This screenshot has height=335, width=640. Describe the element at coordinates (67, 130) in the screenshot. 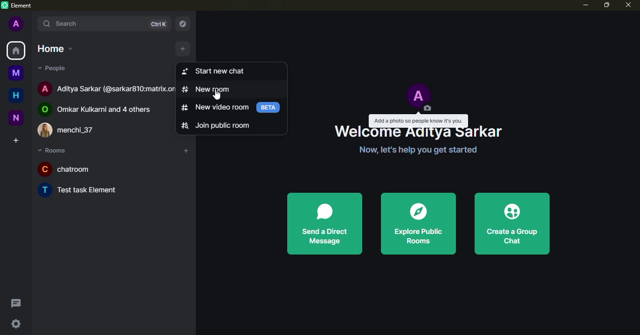

I see `menchi_37` at that location.